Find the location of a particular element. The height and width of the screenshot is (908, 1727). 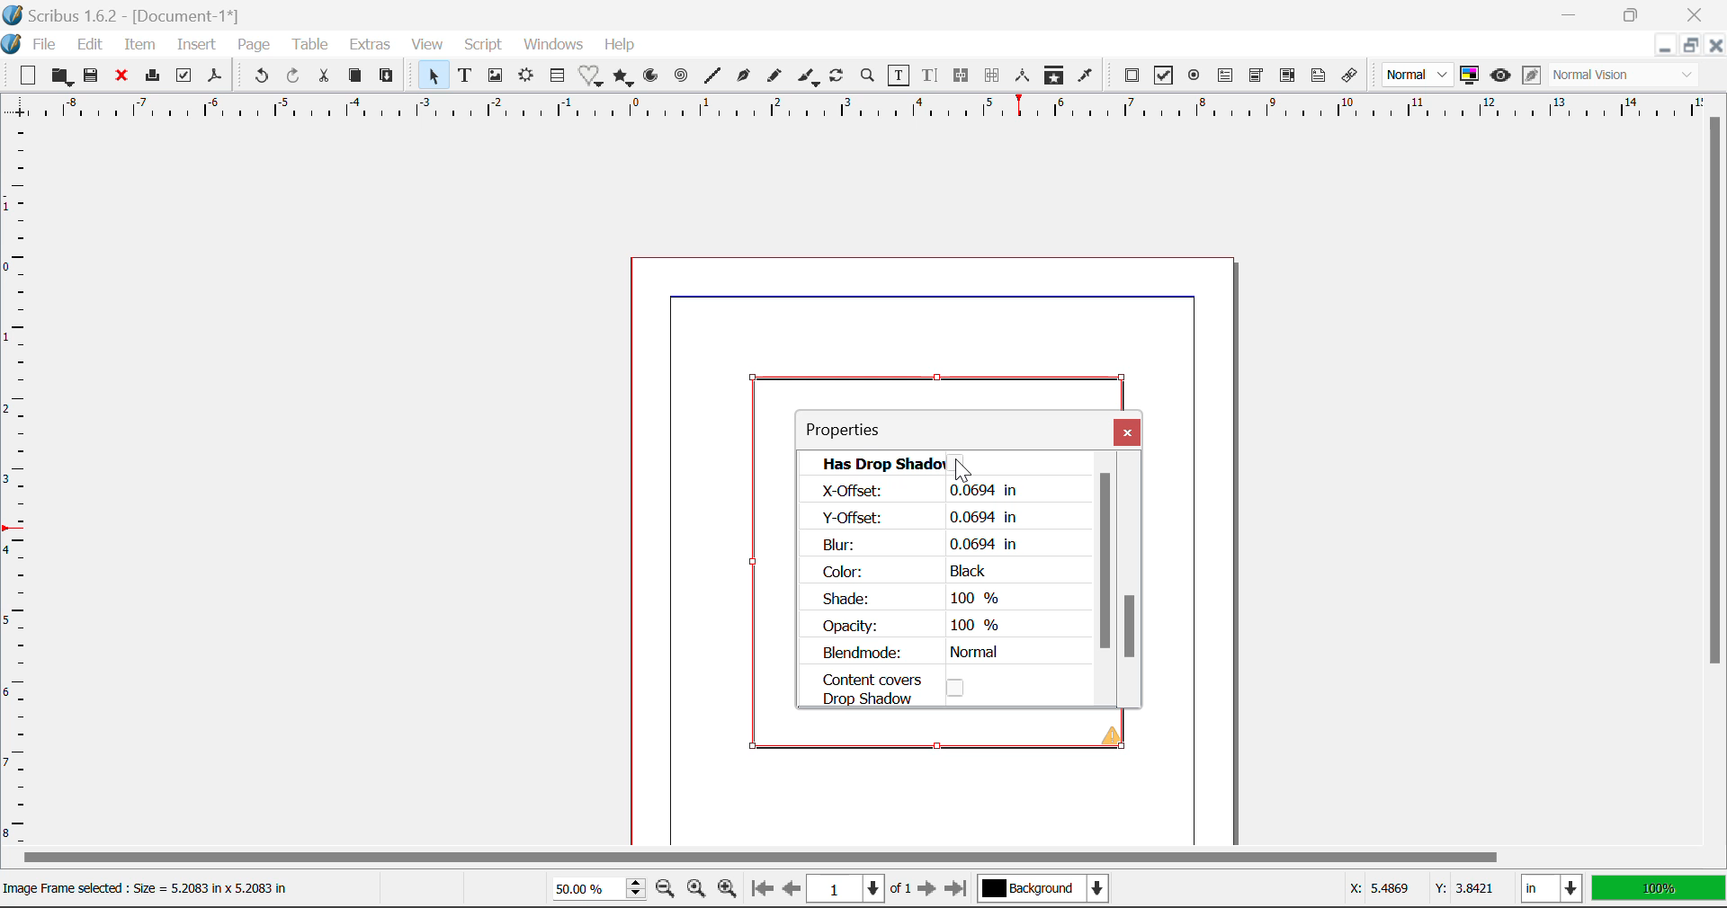

100% is located at coordinates (1660, 889).